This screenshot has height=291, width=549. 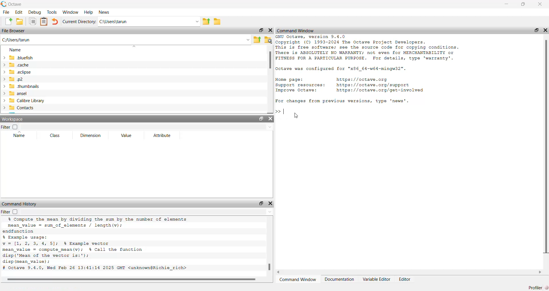 What do you see at coordinates (248, 40) in the screenshot?
I see `Drop-down ` at bounding box center [248, 40].